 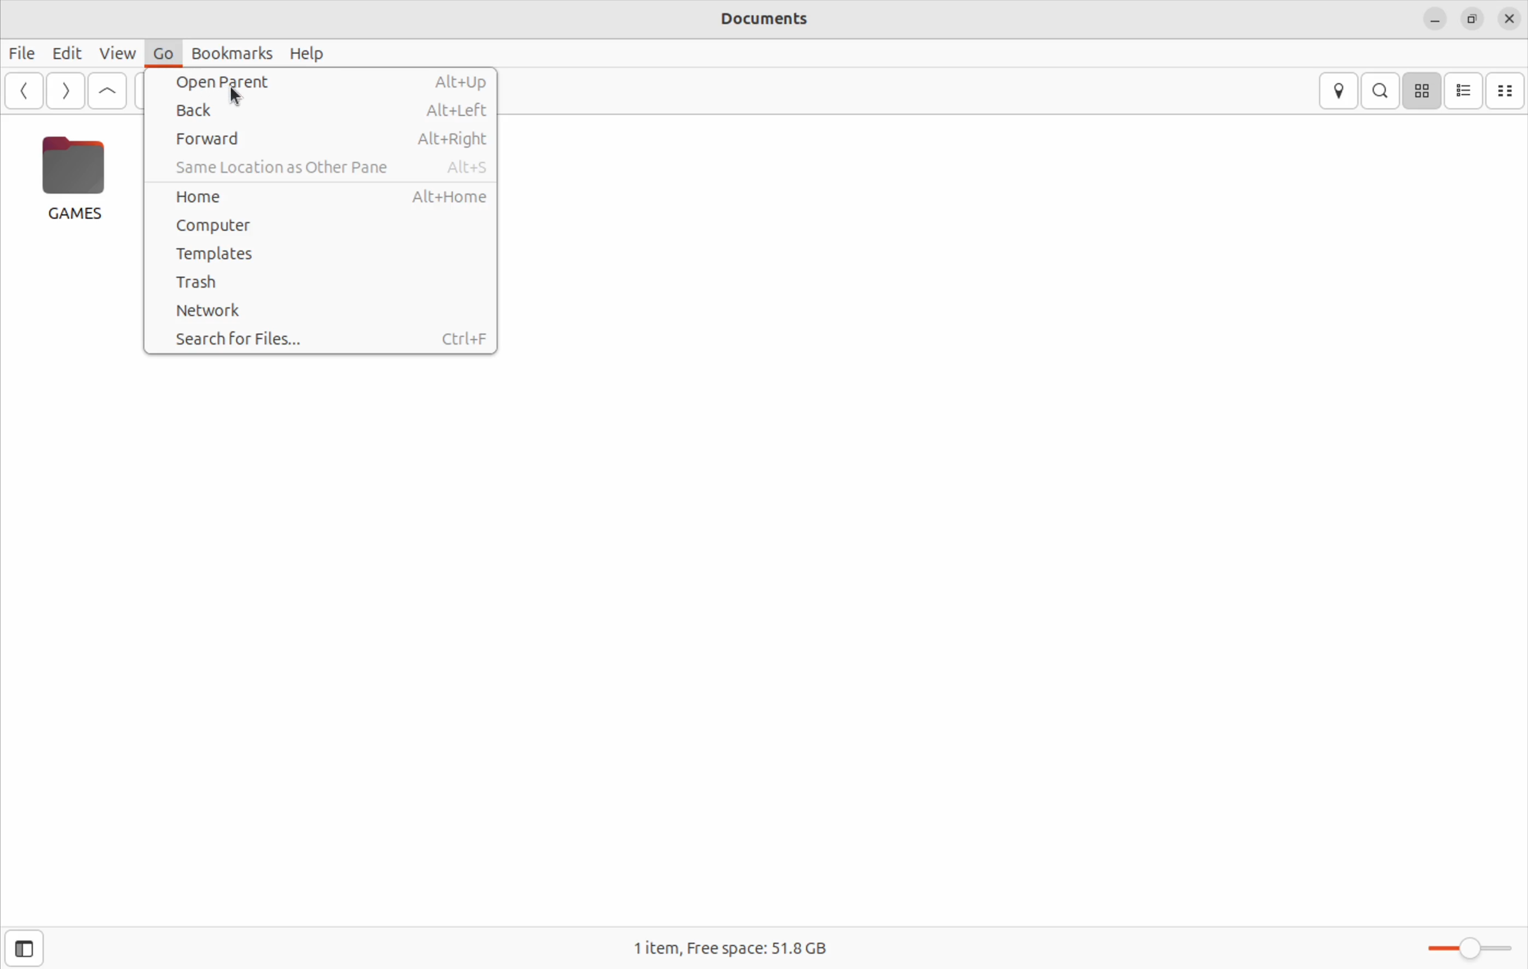 What do you see at coordinates (67, 53) in the screenshot?
I see `Edit` at bounding box center [67, 53].